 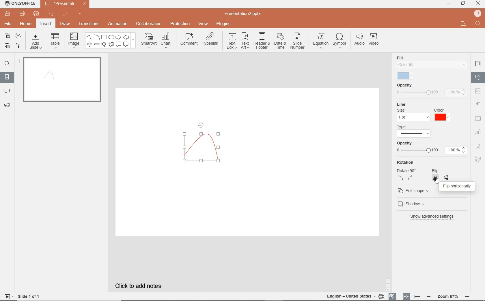 I want to click on TEXT BOX, so click(x=231, y=42).